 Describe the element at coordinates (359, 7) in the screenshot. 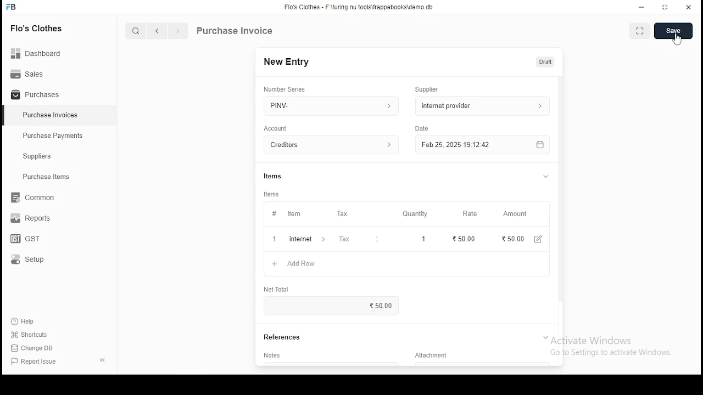

I see `flo's clothes - F:\turing nu tools\frappebooks\demo.db` at that location.